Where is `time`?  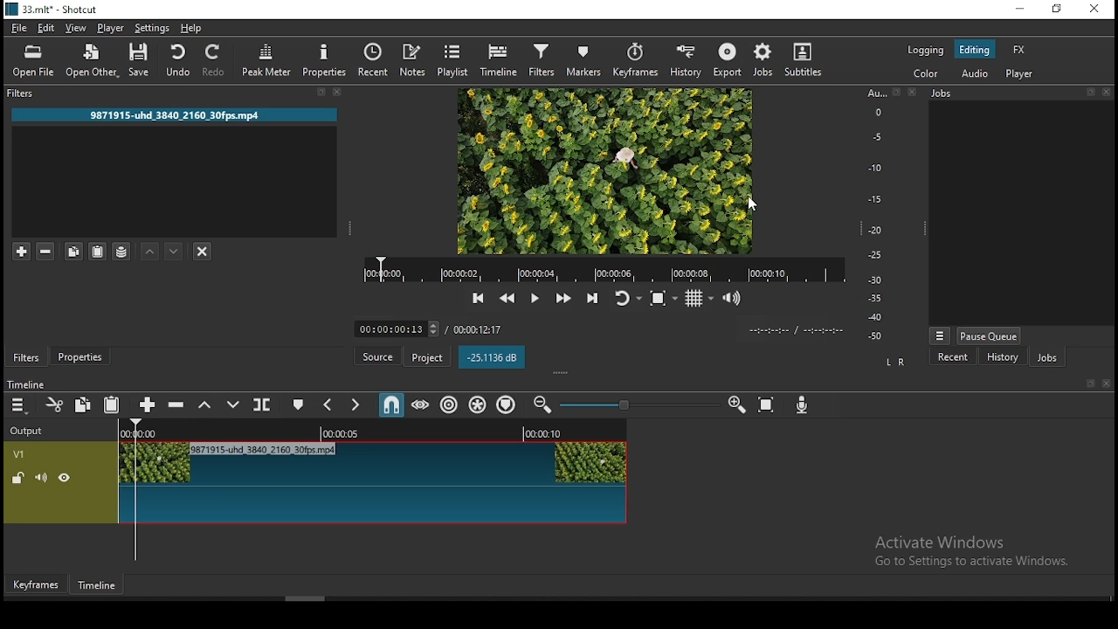 time is located at coordinates (804, 329).